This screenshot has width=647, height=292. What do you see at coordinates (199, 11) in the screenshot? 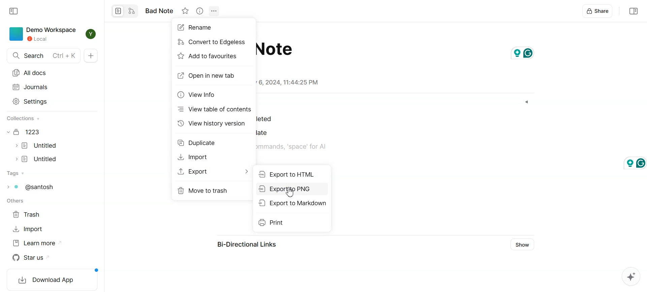
I see `View Info` at bounding box center [199, 11].